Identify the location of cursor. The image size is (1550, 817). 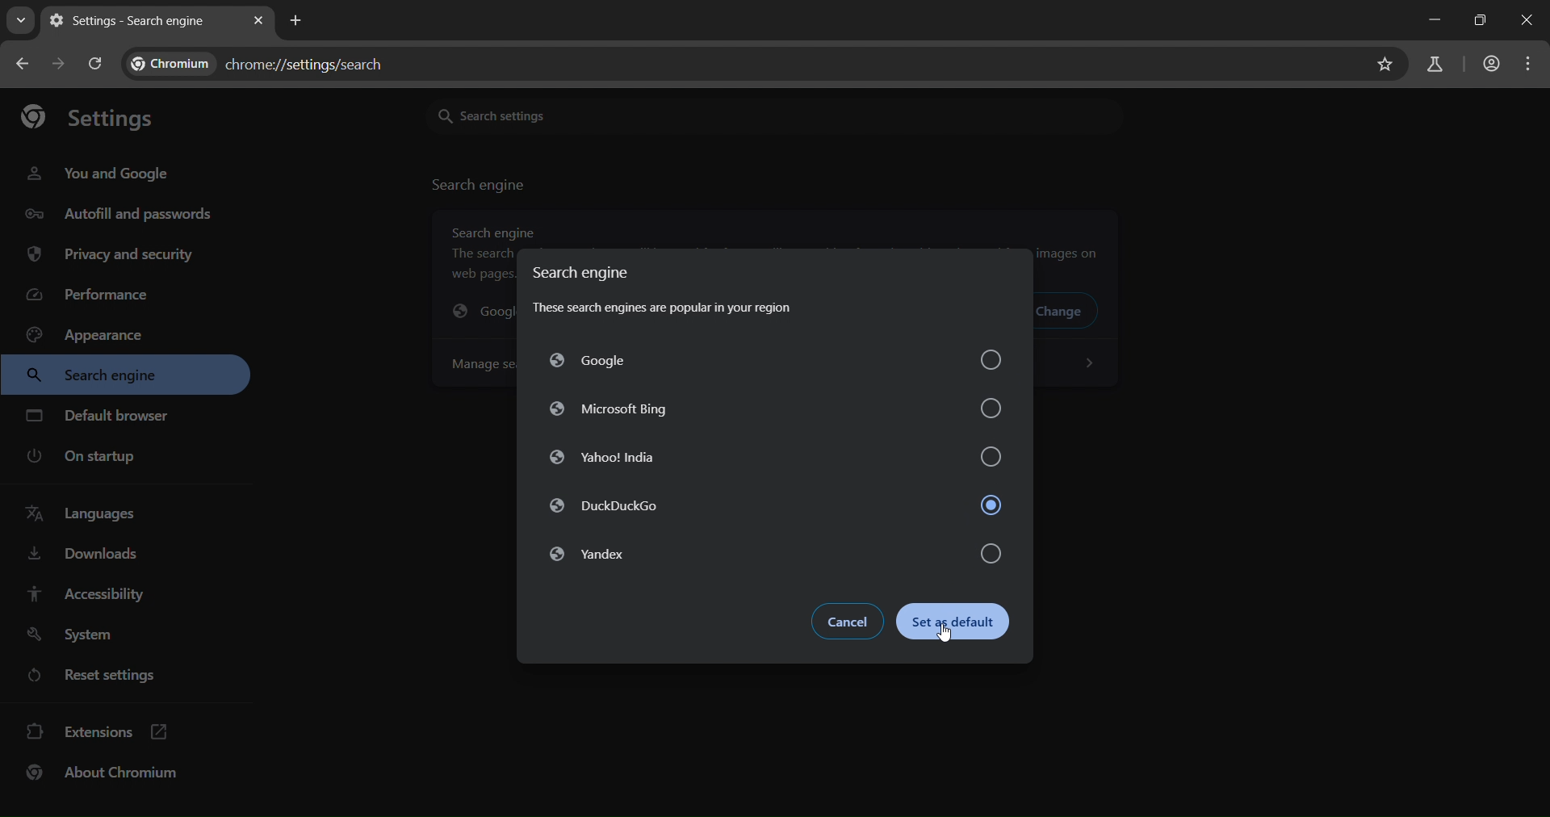
(950, 637).